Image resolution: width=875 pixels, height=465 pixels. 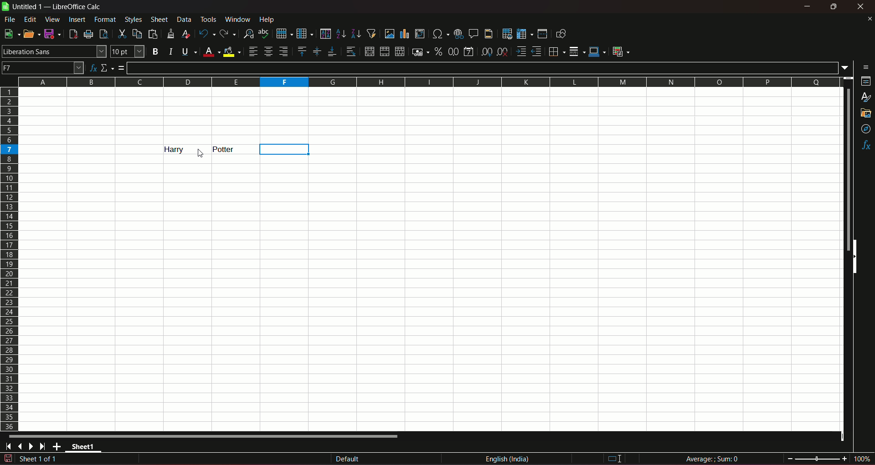 I want to click on italic, so click(x=171, y=51).